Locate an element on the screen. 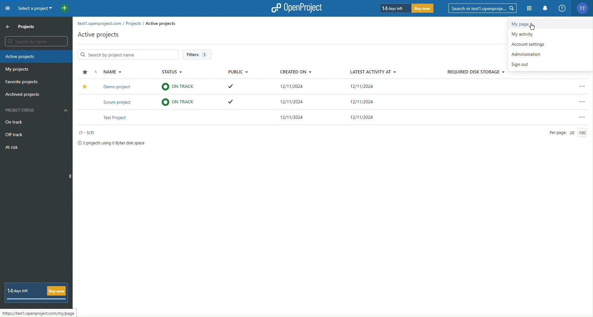  Latest Activity At is located at coordinates (374, 71).